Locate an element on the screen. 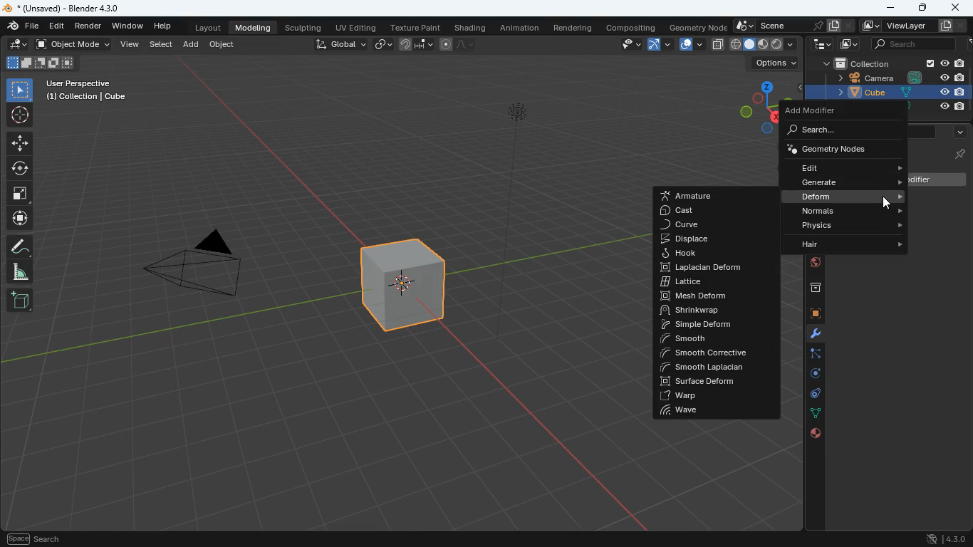 This screenshot has height=547, width=973. edit is located at coordinates (836, 169).